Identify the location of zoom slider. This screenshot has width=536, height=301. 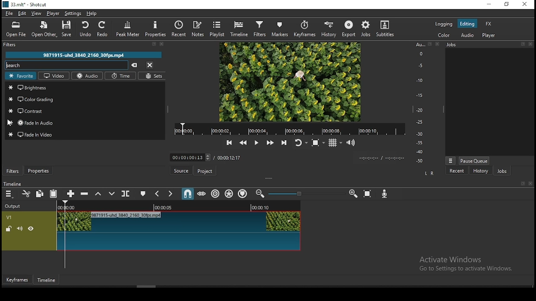
(306, 194).